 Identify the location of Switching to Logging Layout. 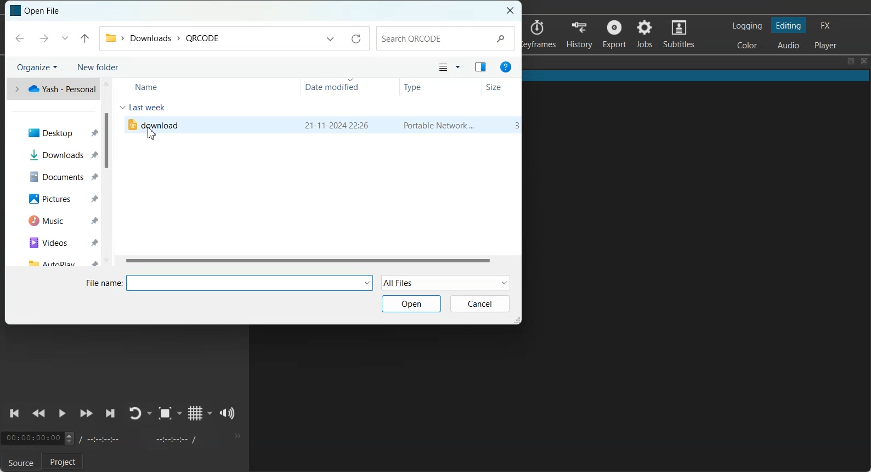
(746, 26).